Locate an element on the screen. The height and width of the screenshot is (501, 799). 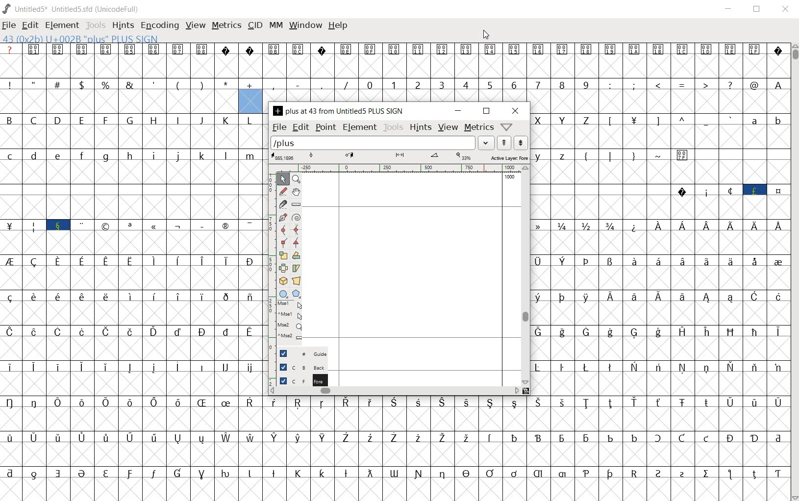
special characters is located at coordinates (694, 131).